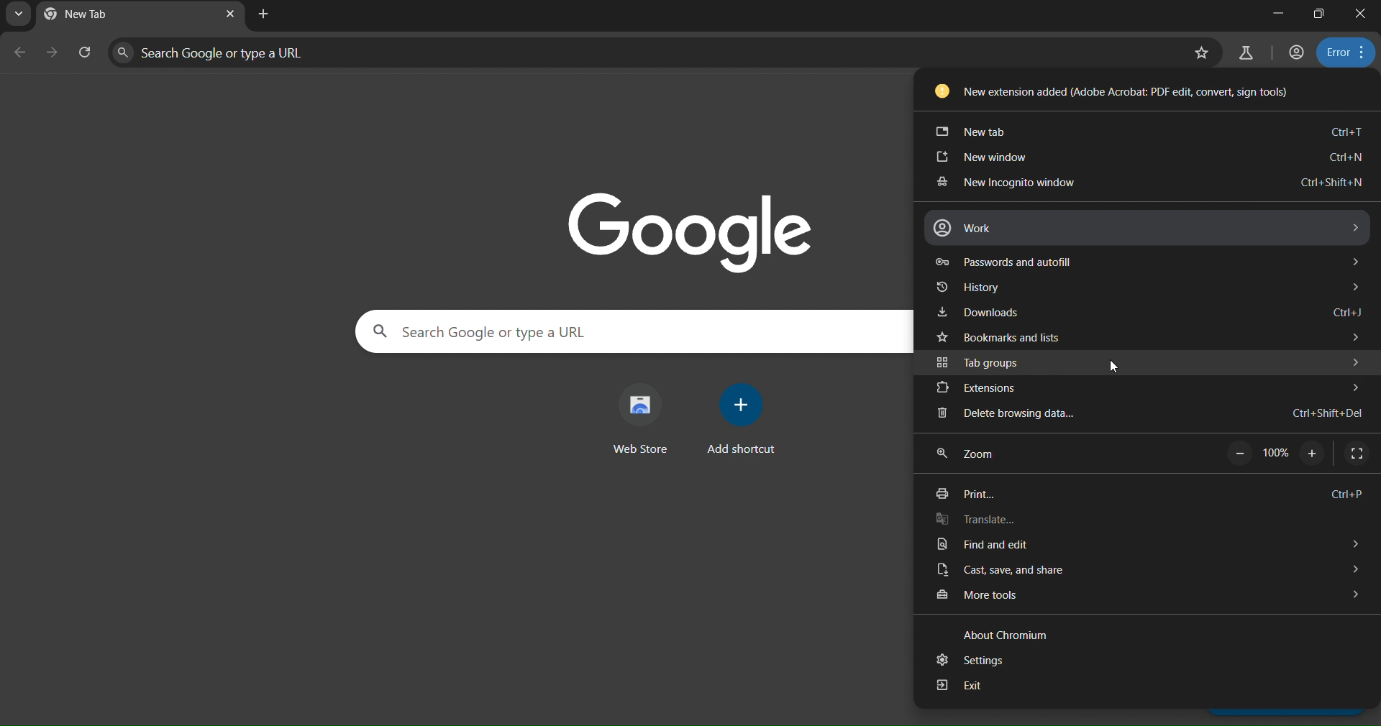  I want to click on minimize, so click(1279, 13).